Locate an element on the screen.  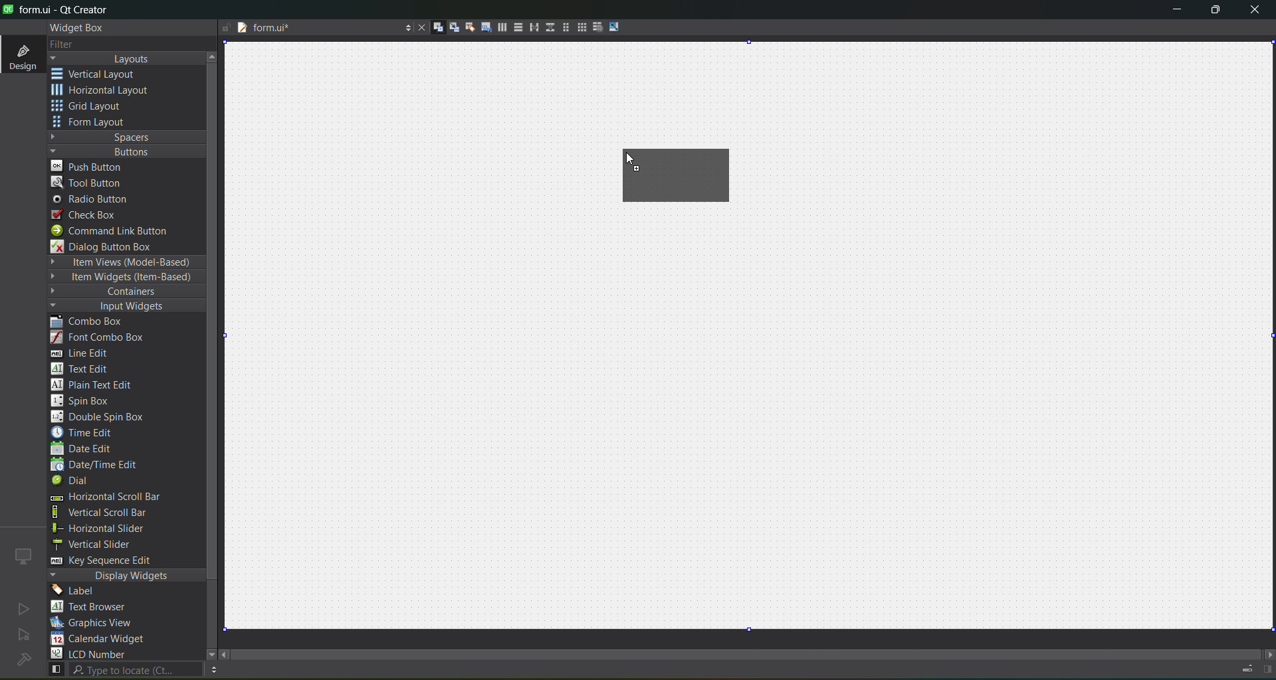
close is located at coordinates (1255, 11).